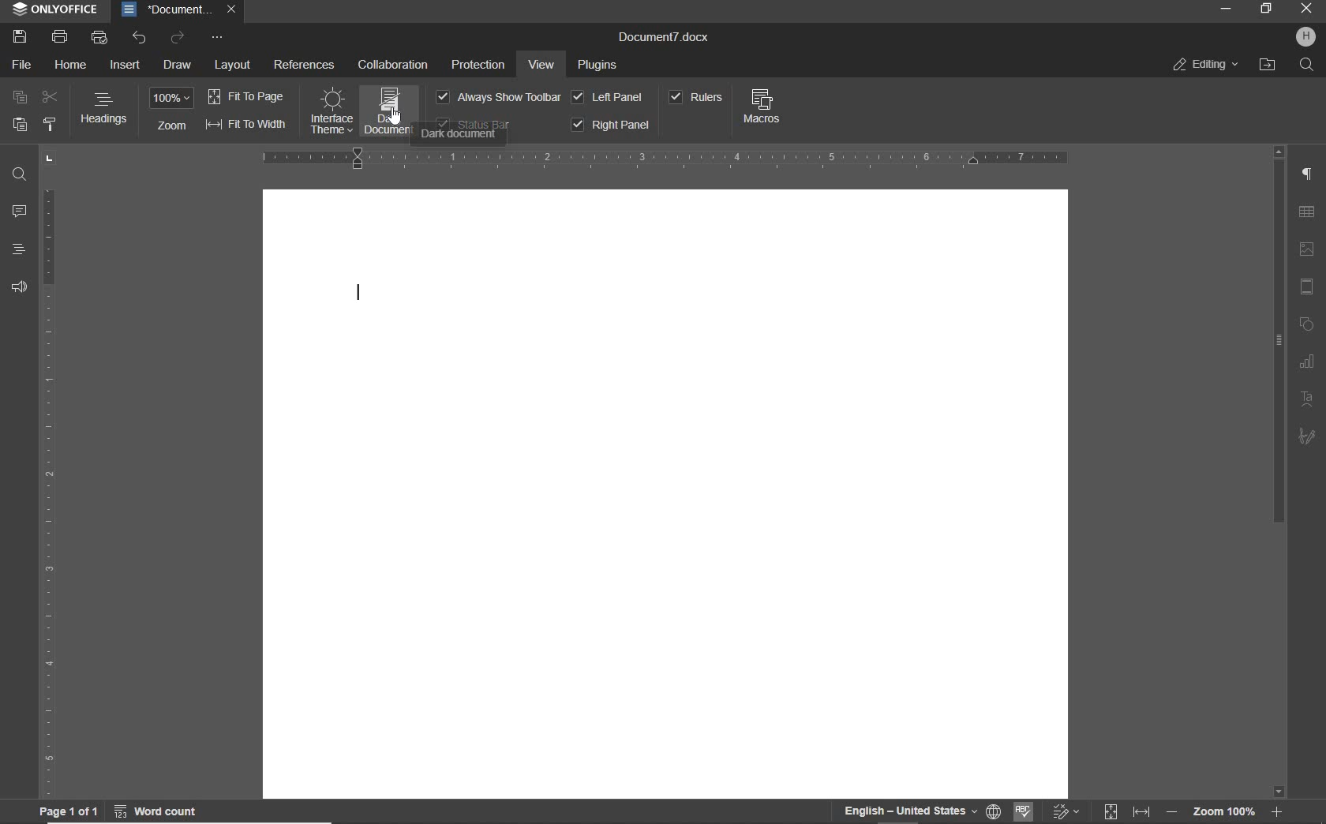 This screenshot has width=1326, height=824. What do you see at coordinates (359, 298) in the screenshot?
I see `CURSOR POSITION AFTER CHANGING INTERFACE THEME` at bounding box center [359, 298].